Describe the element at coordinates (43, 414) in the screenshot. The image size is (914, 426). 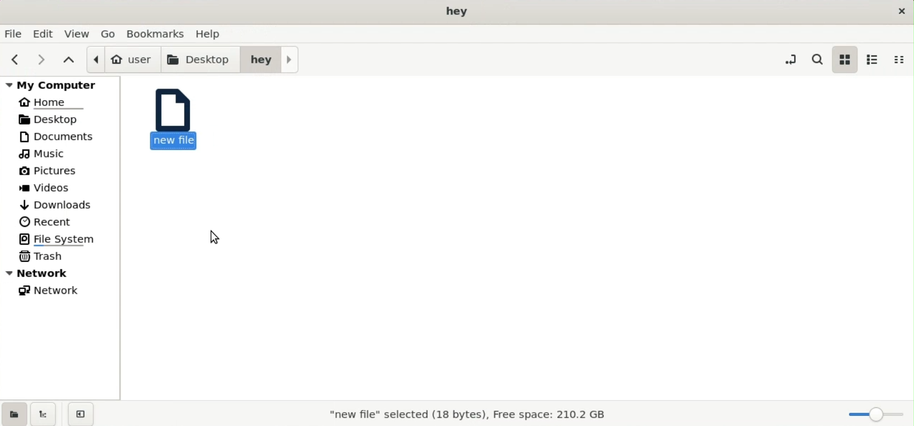
I see `show treeview` at that location.